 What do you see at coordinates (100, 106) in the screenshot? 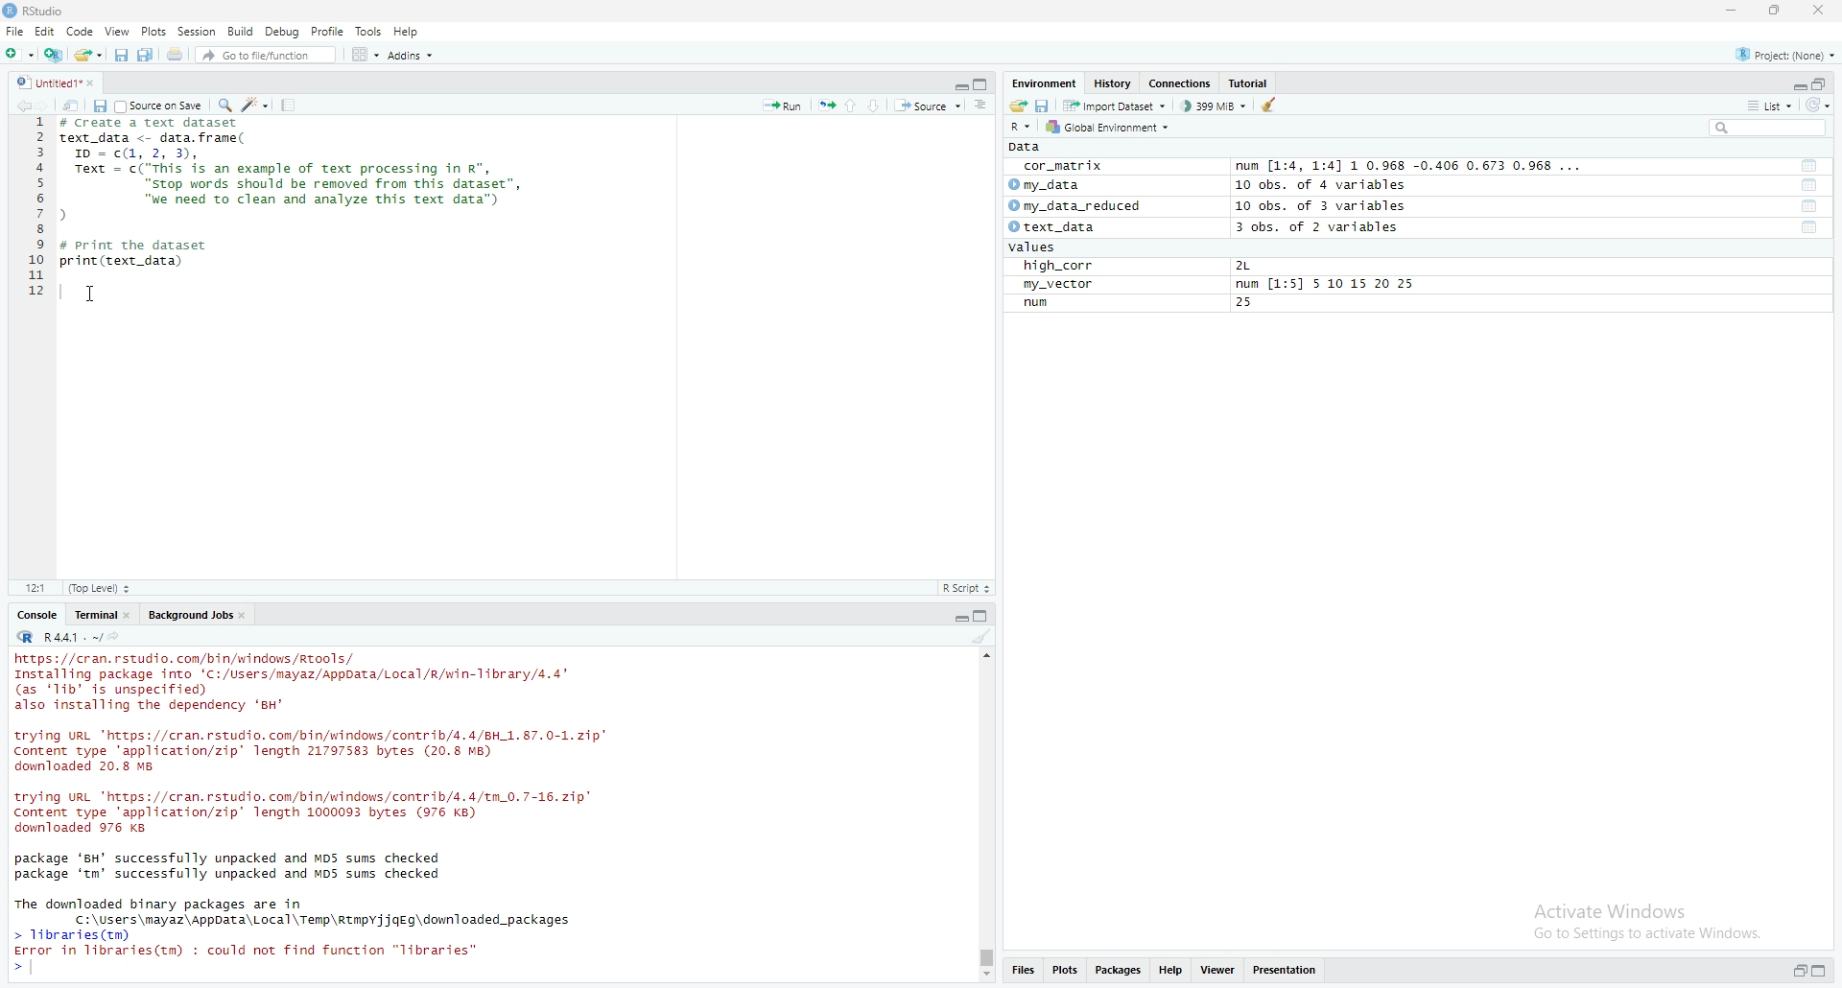
I see `save in current document` at bounding box center [100, 106].